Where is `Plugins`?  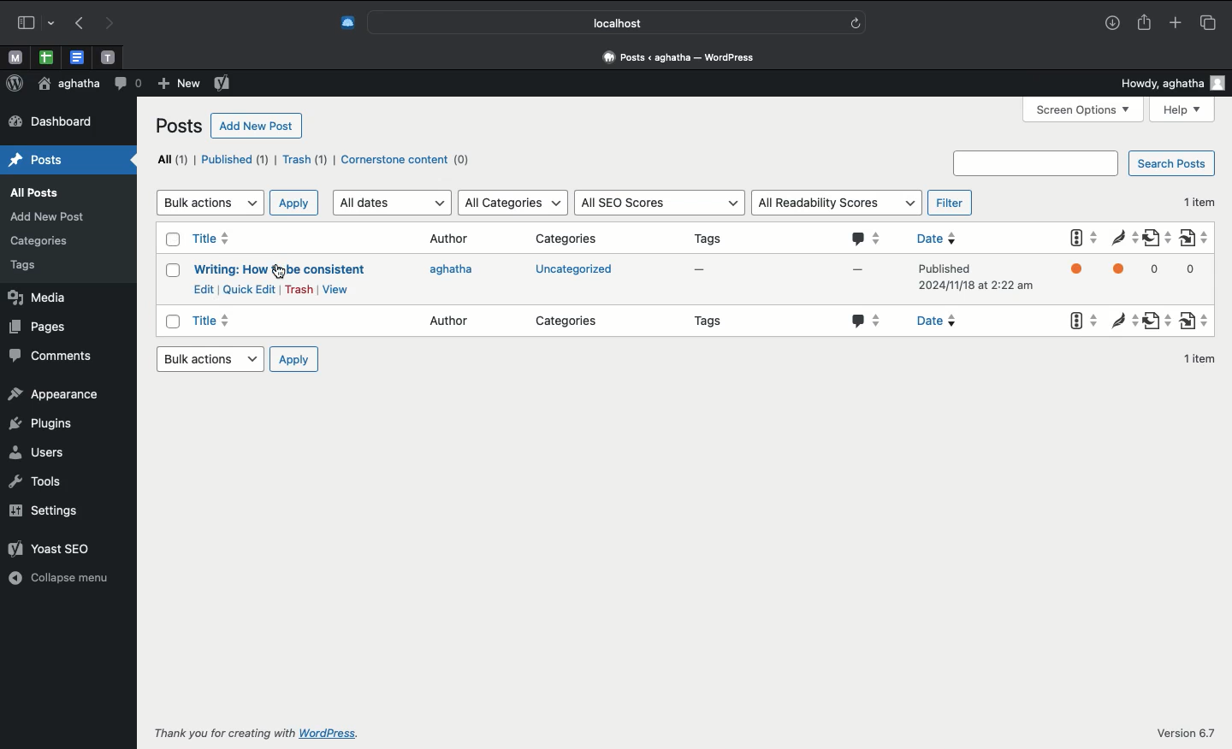 Plugins is located at coordinates (45, 419).